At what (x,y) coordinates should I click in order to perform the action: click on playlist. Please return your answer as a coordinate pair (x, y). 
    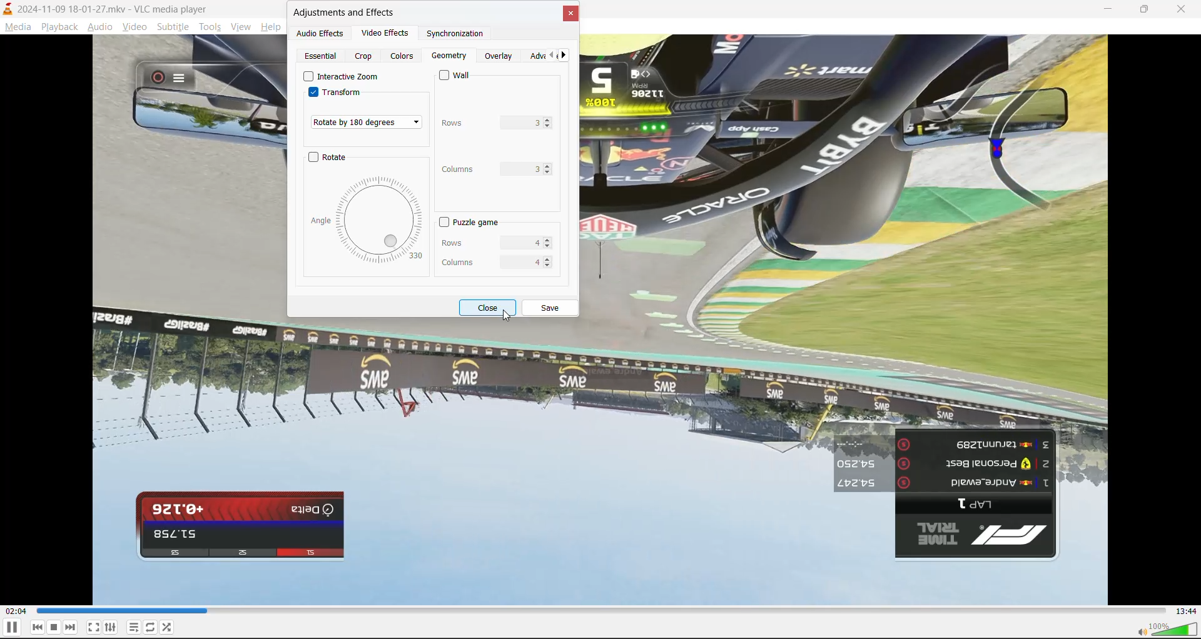
    Looking at the image, I should click on (134, 627).